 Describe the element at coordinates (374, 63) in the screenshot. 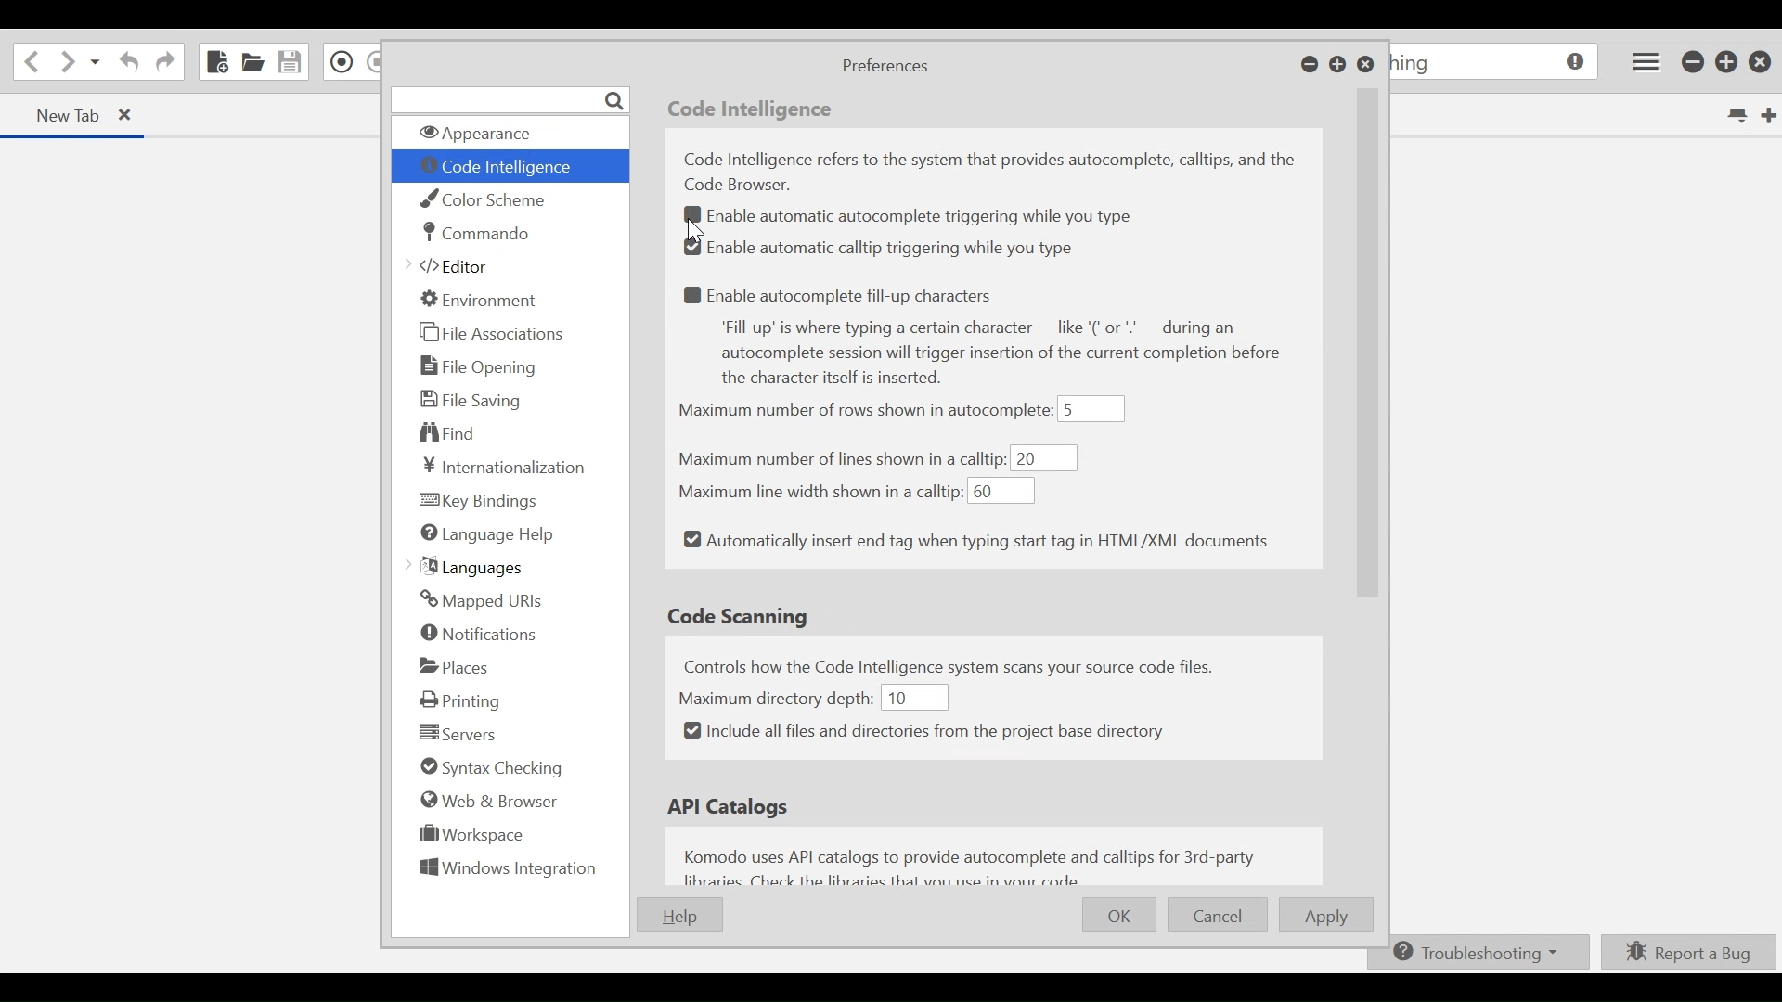

I see `Stop Recording ` at that location.